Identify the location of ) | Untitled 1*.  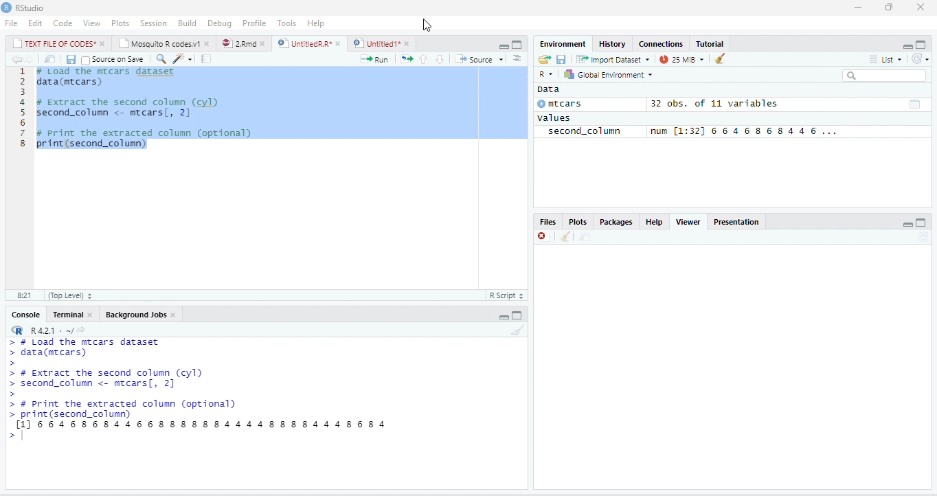
(376, 43).